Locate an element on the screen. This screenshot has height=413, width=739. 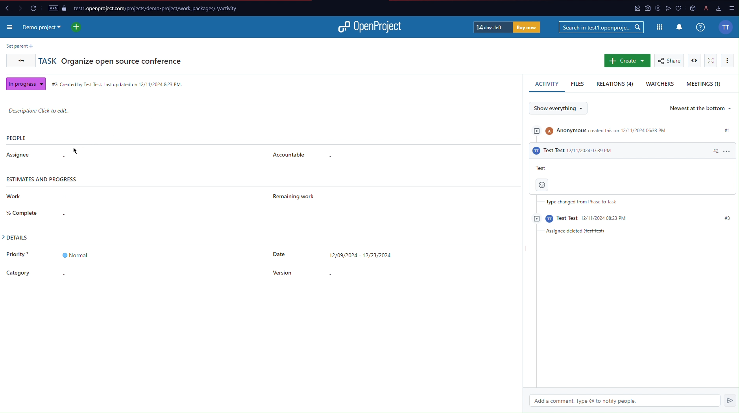
Type changed from Phase to task is located at coordinates (576, 202).